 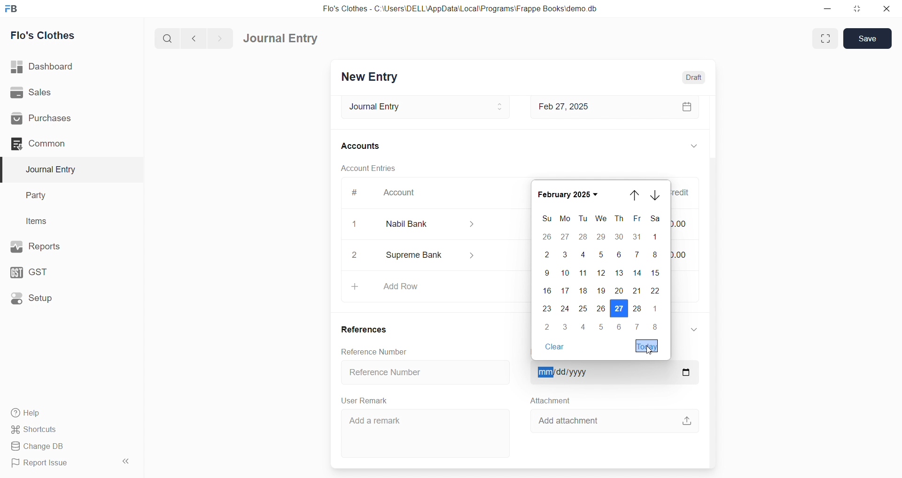 What do you see at coordinates (637, 255) in the screenshot?
I see `7` at bounding box center [637, 255].